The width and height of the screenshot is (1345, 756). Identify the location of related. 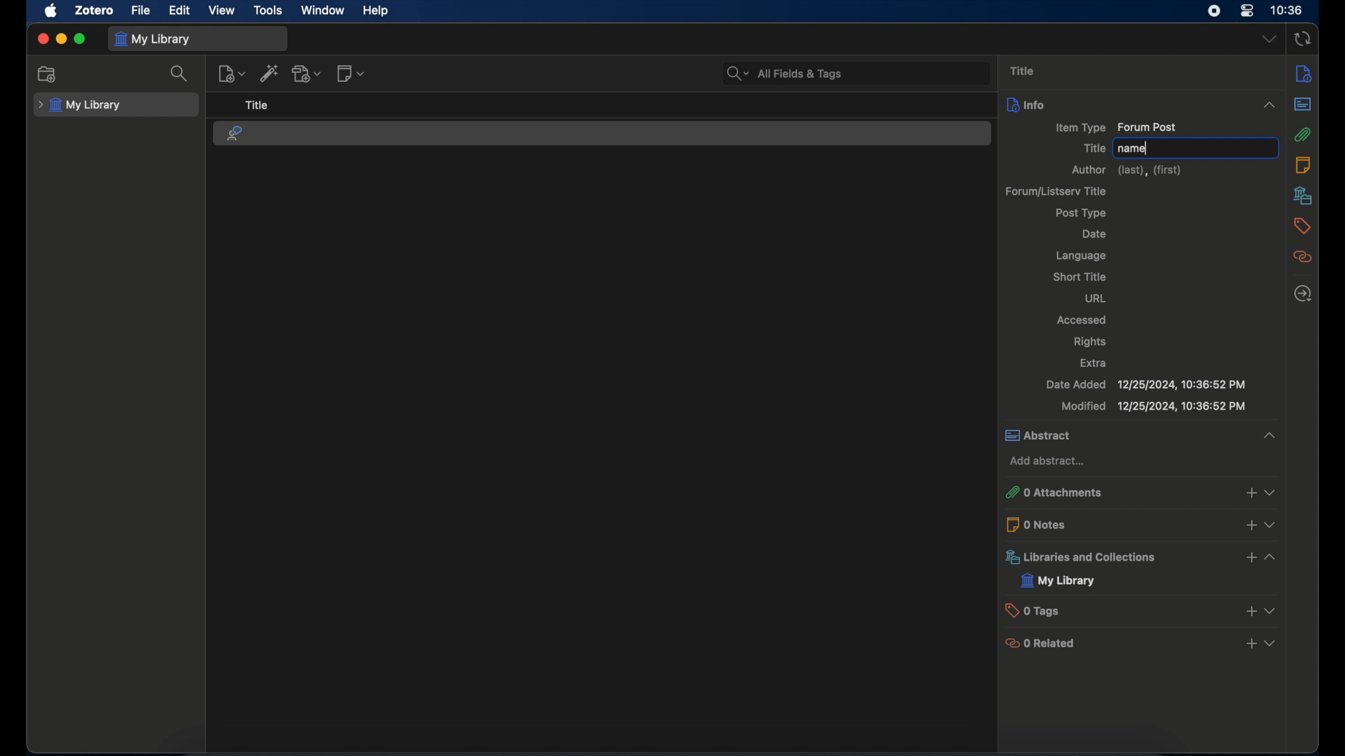
(1303, 258).